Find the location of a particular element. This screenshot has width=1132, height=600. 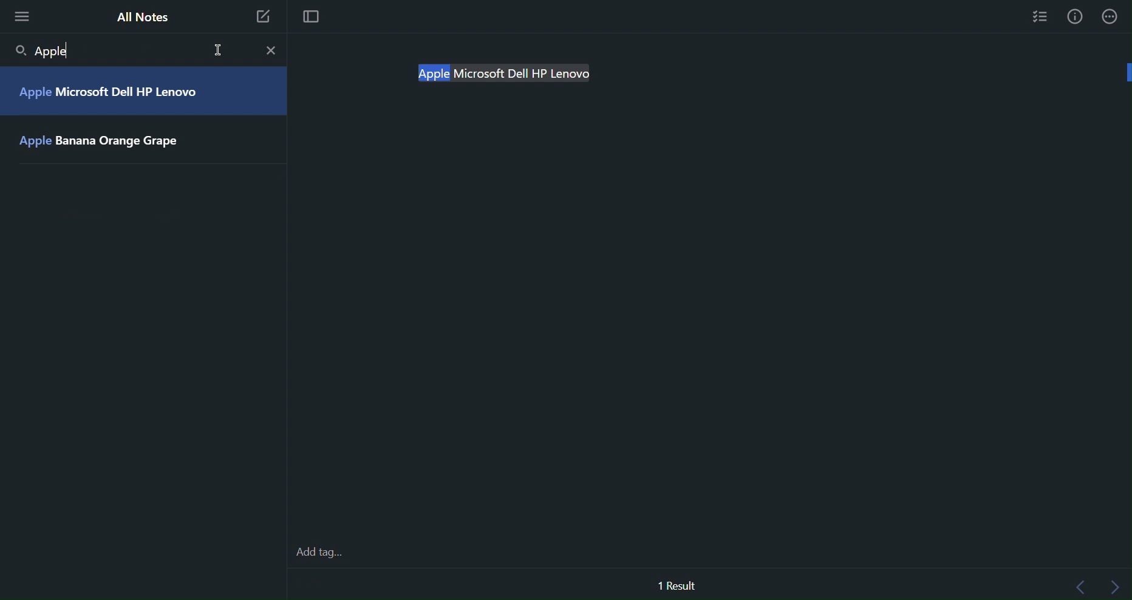

Apple  is located at coordinates (33, 143).